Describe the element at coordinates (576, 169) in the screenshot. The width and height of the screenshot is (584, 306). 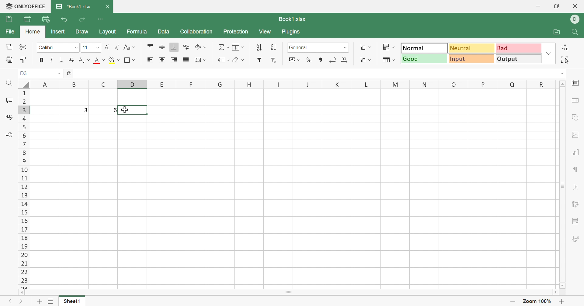
I see `Paragraph settings` at that location.